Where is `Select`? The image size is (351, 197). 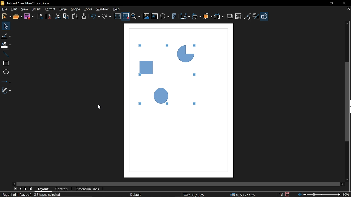
Select is located at coordinates (6, 26).